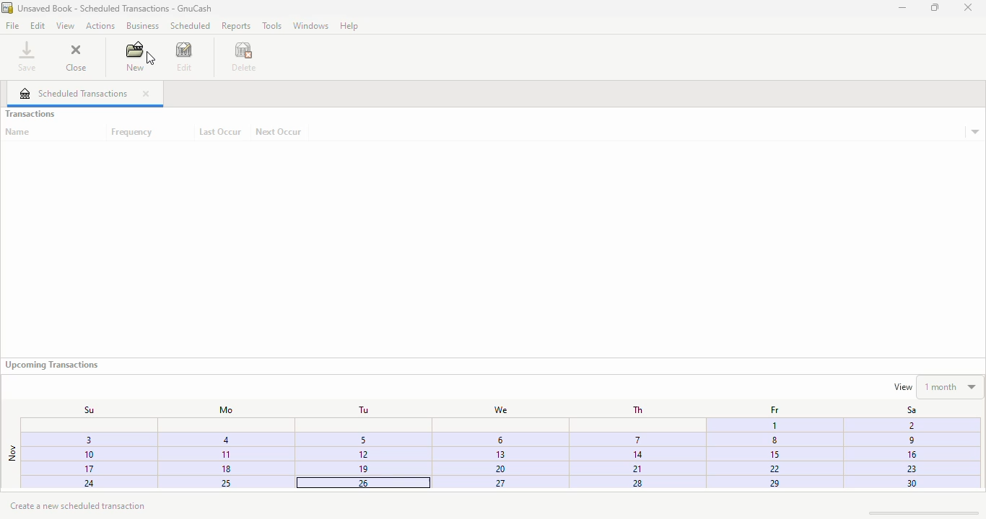  Describe the element at coordinates (245, 56) in the screenshot. I see `delete` at that location.